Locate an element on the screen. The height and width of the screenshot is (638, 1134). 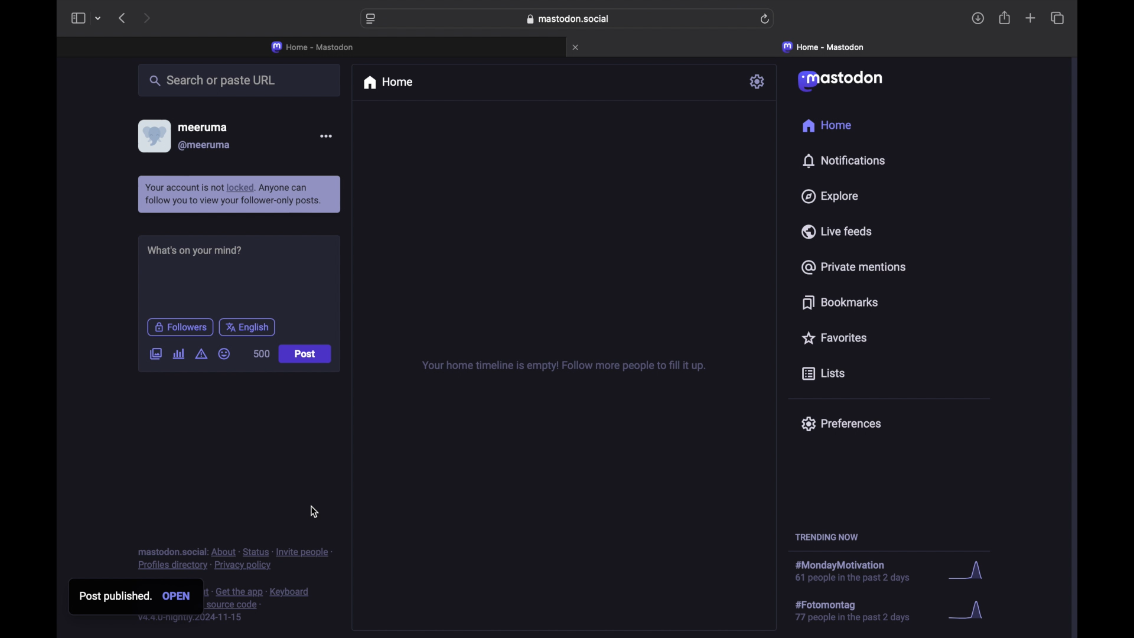
private  mentions is located at coordinates (853, 267).